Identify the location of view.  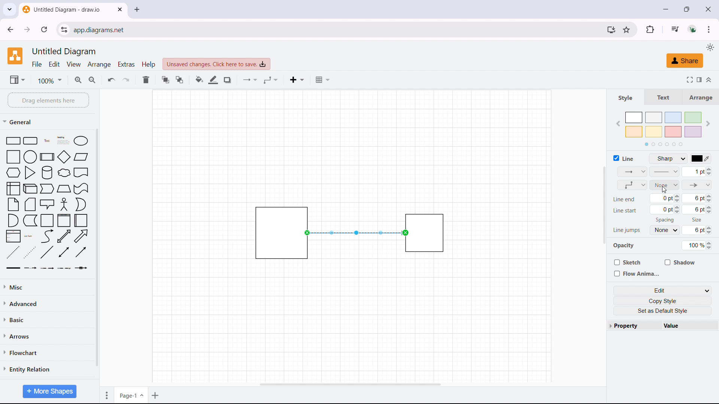
(74, 65).